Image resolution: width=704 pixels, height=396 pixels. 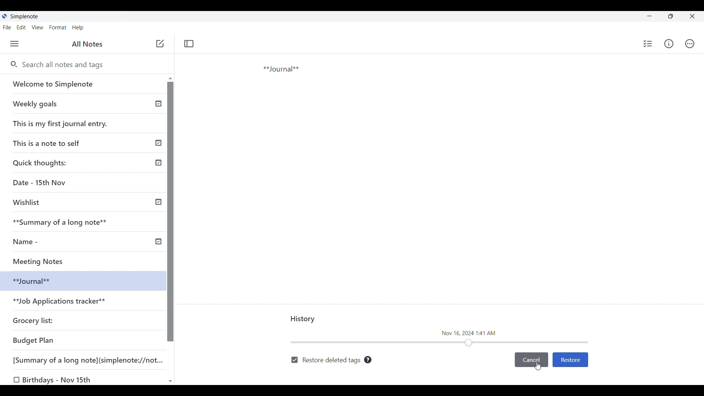 I want to click on Budget Plan, so click(x=34, y=340).